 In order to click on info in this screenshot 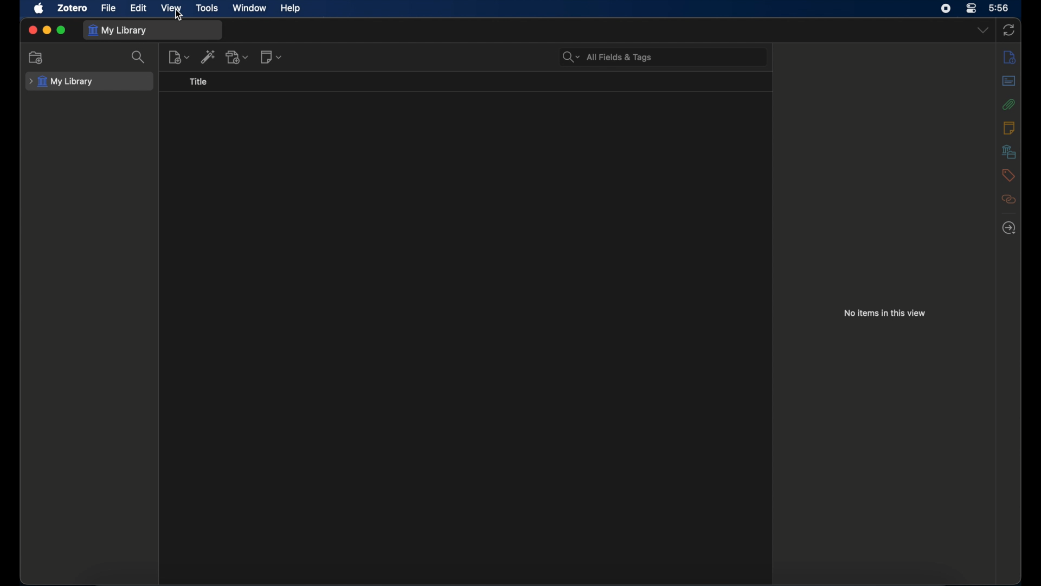, I will do `click(1009, 56)`.